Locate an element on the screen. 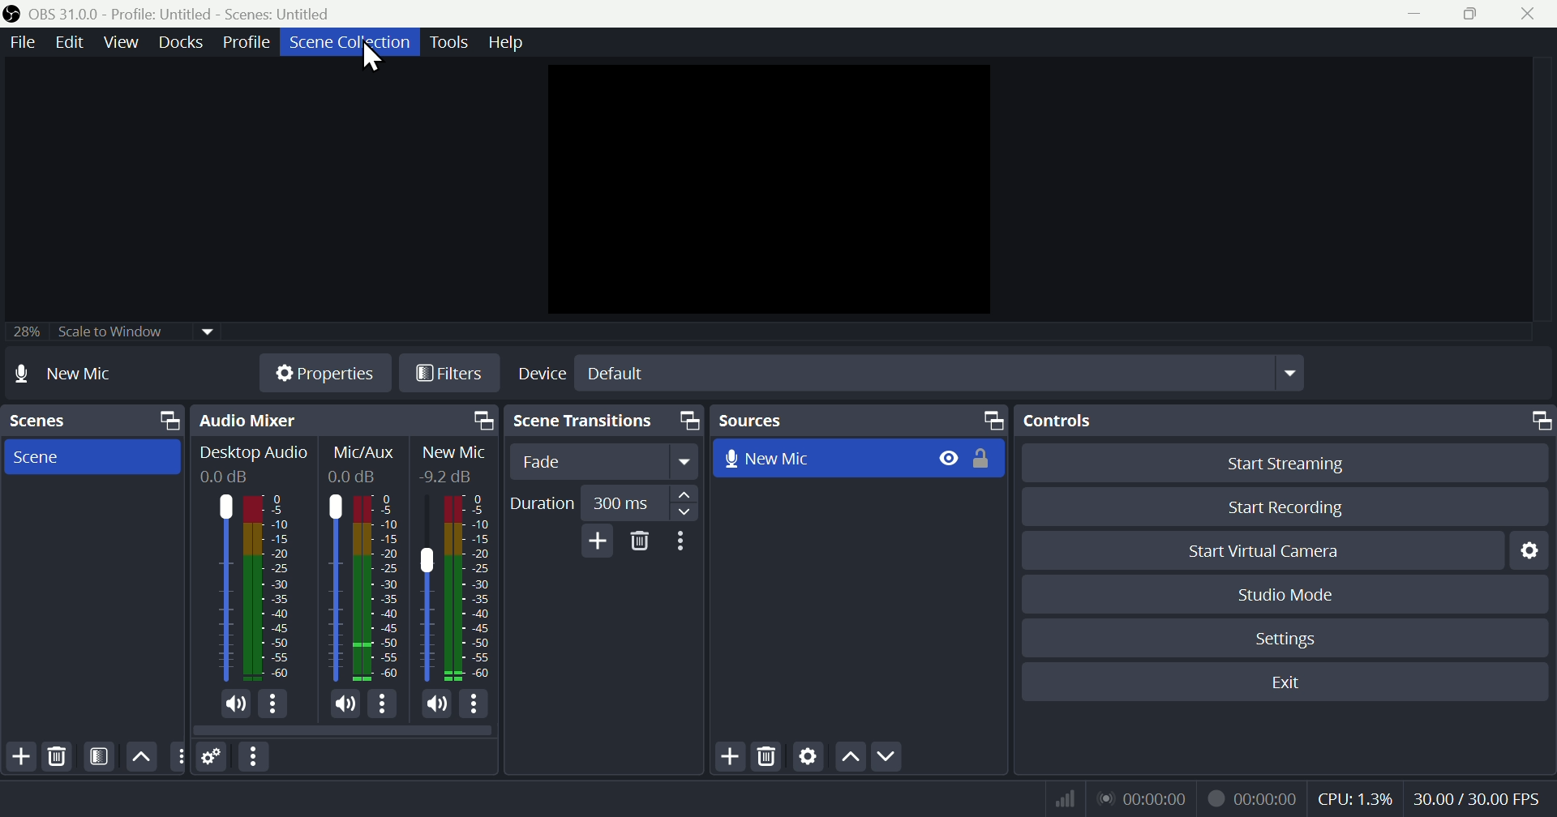 Image resolution: width=1557 pixels, height=817 pixels. Audio mixer is located at coordinates (346, 419).